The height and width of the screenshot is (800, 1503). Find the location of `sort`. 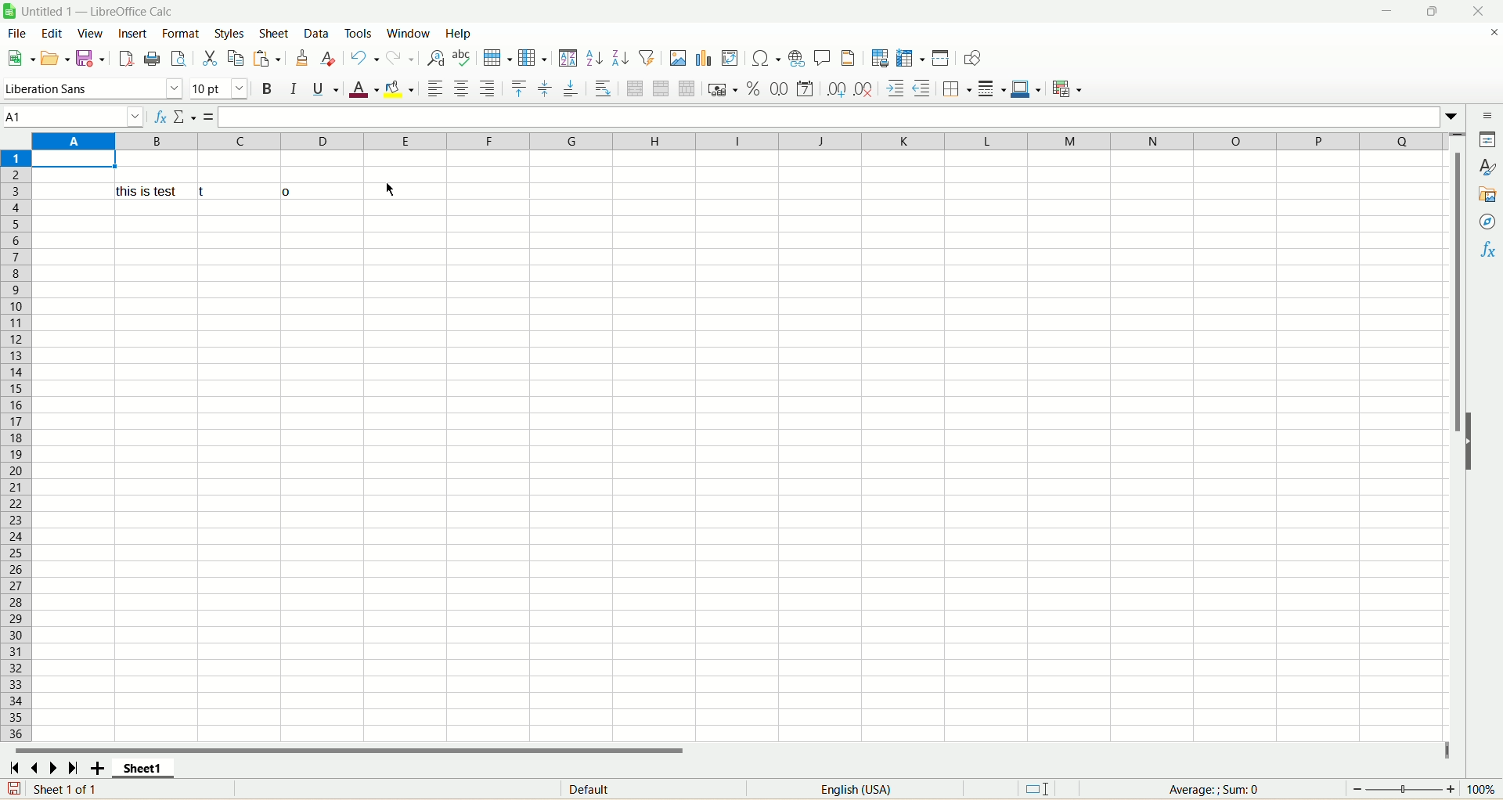

sort is located at coordinates (570, 58).